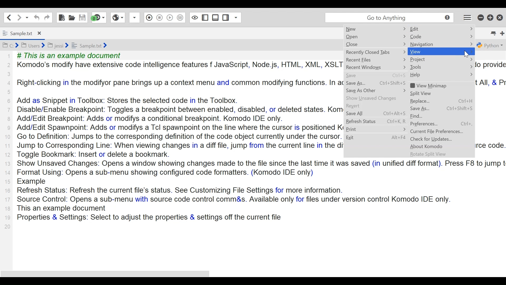 The height and width of the screenshot is (285, 506). What do you see at coordinates (205, 17) in the screenshot?
I see `Show/Hide bottom Pane` at bounding box center [205, 17].